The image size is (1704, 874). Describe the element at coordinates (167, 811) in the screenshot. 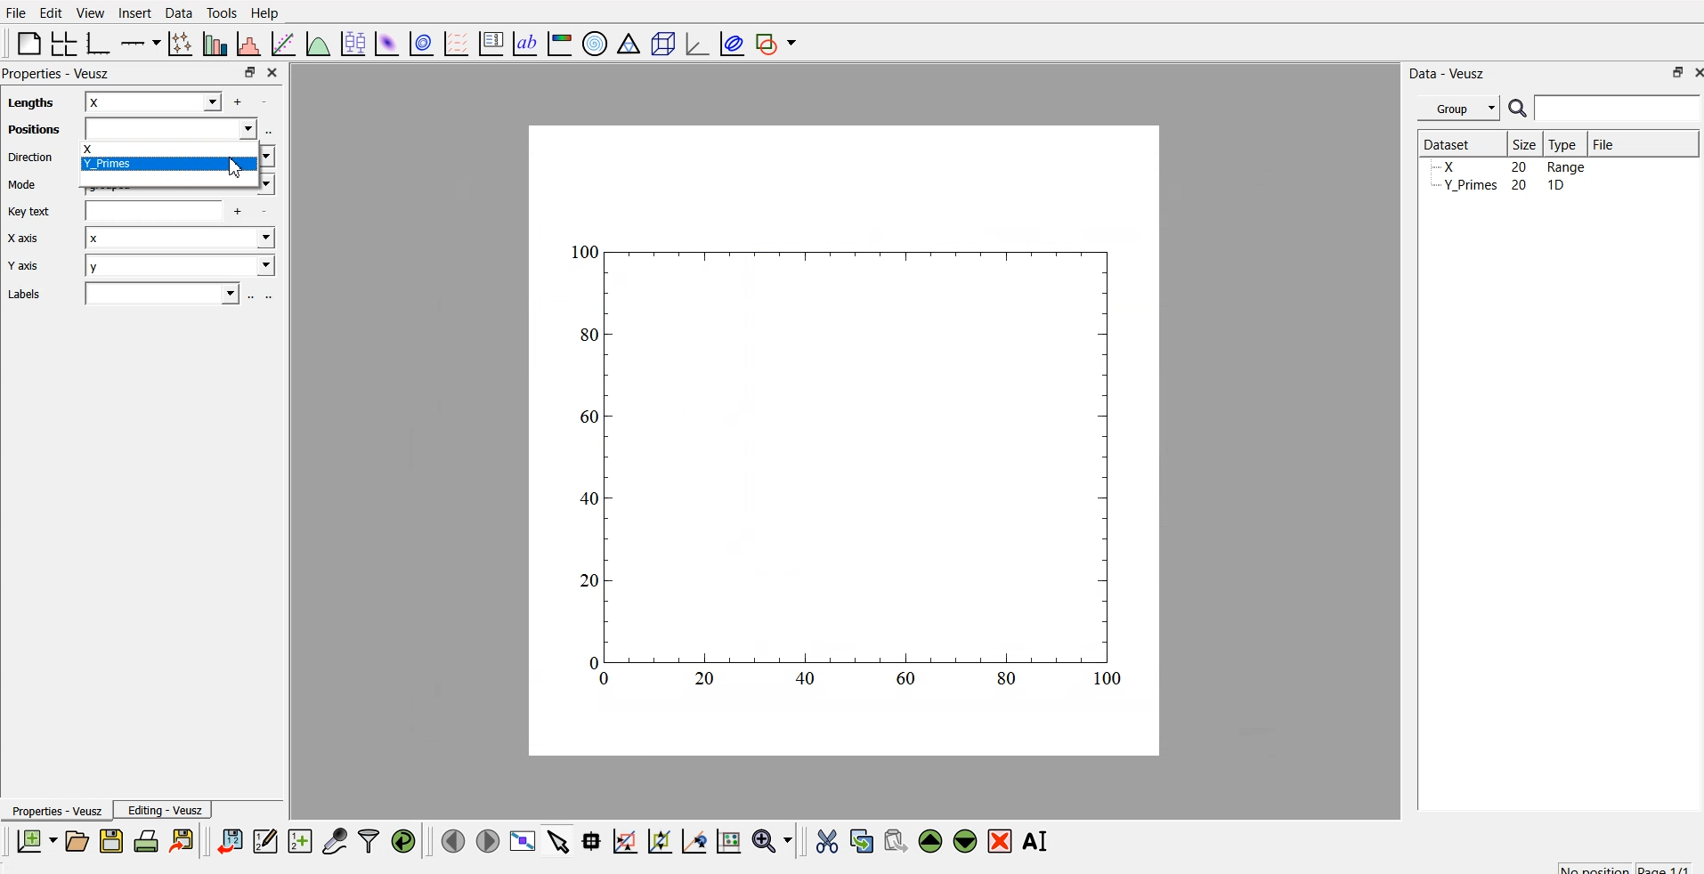

I see `Editing - Veusz` at that location.